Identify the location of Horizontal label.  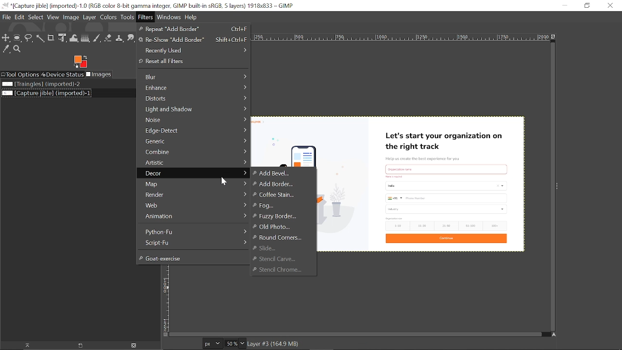
(402, 37).